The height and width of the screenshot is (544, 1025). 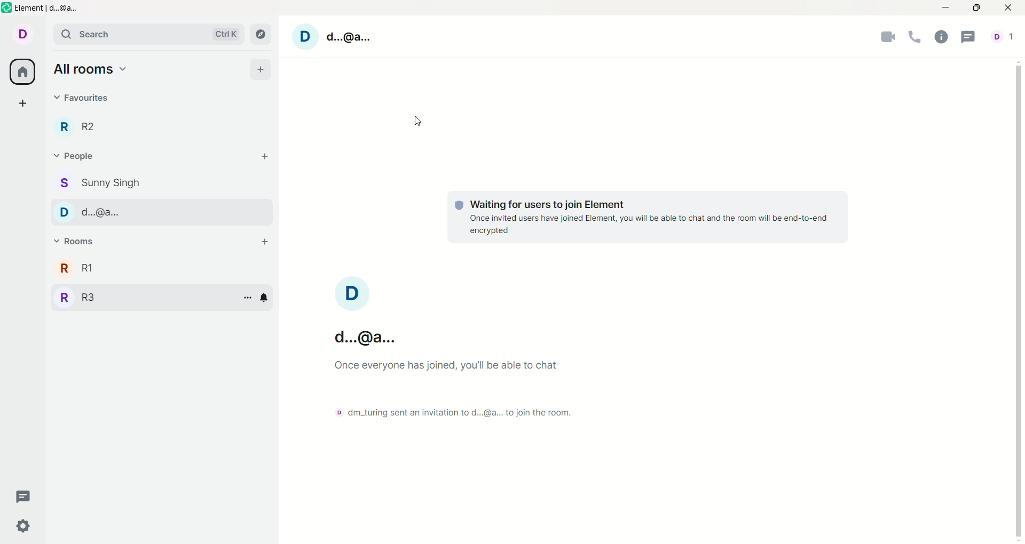 I want to click on Sunny Singh chat, so click(x=97, y=183).